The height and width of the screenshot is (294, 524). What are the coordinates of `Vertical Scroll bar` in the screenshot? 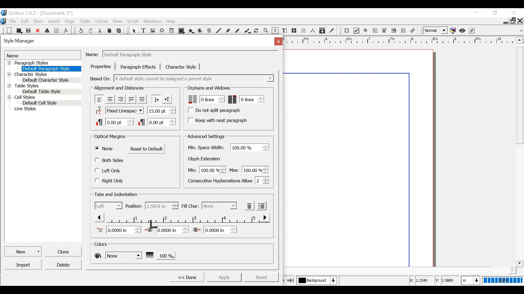 It's located at (520, 95).